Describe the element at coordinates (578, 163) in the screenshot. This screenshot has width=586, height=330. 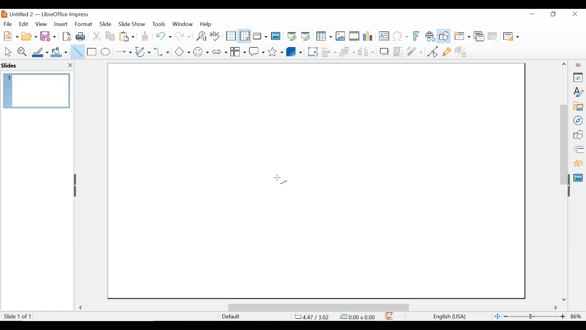
I see `Animation` at that location.